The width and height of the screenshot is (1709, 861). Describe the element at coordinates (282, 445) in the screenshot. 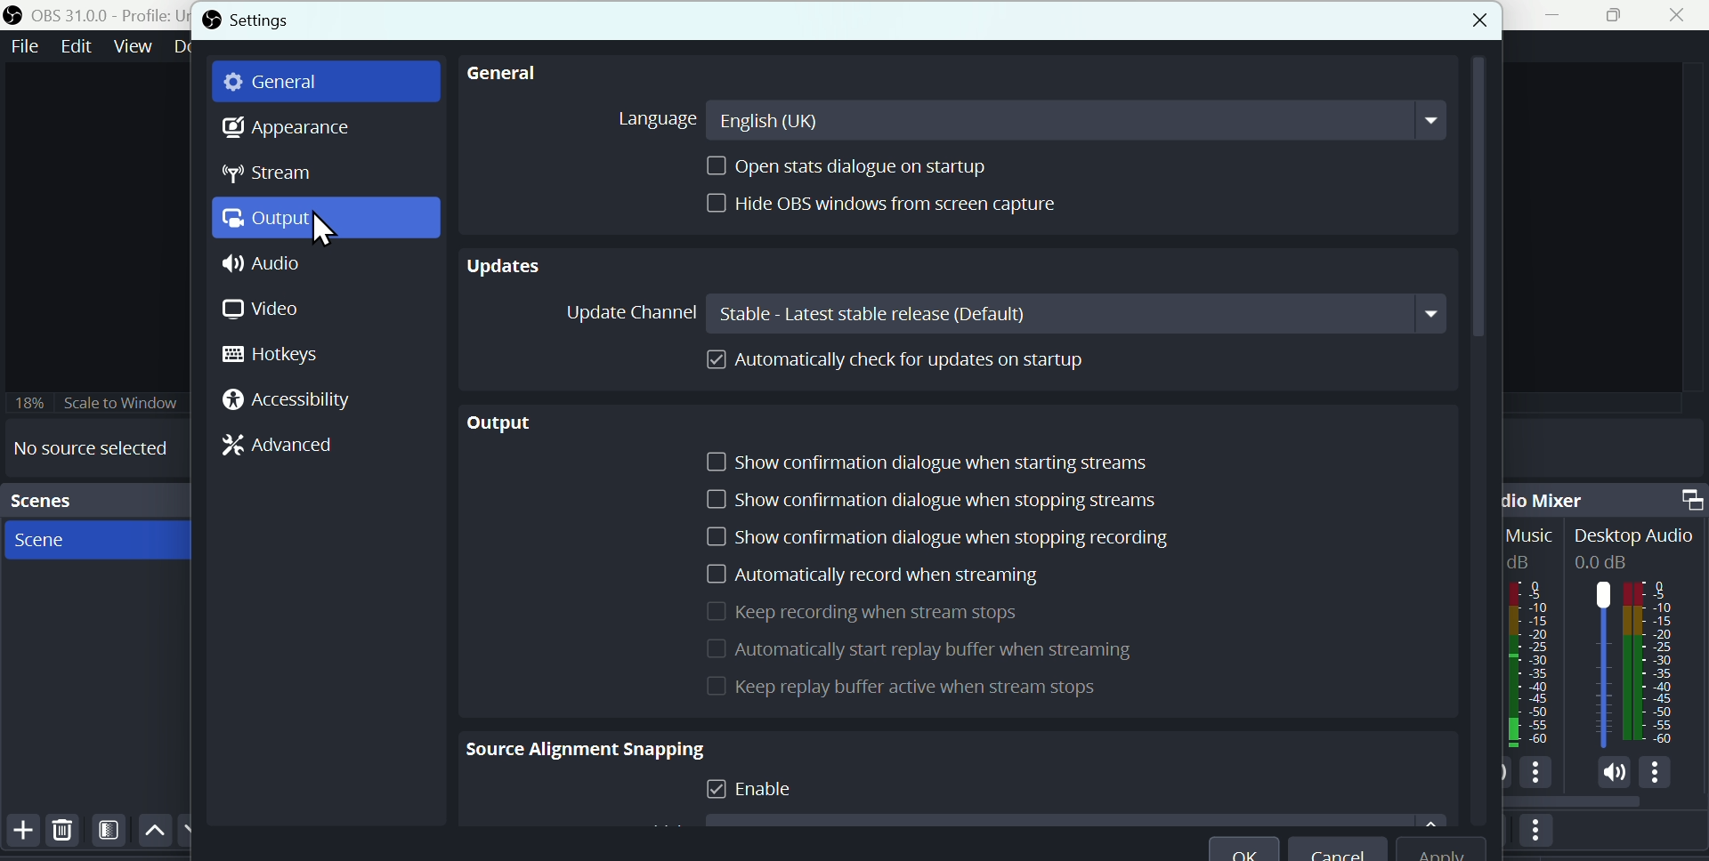

I see `Advanced` at that location.